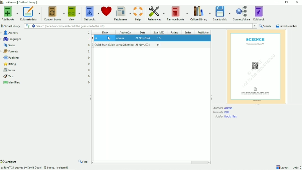  I want to click on Save to disk, so click(222, 13).